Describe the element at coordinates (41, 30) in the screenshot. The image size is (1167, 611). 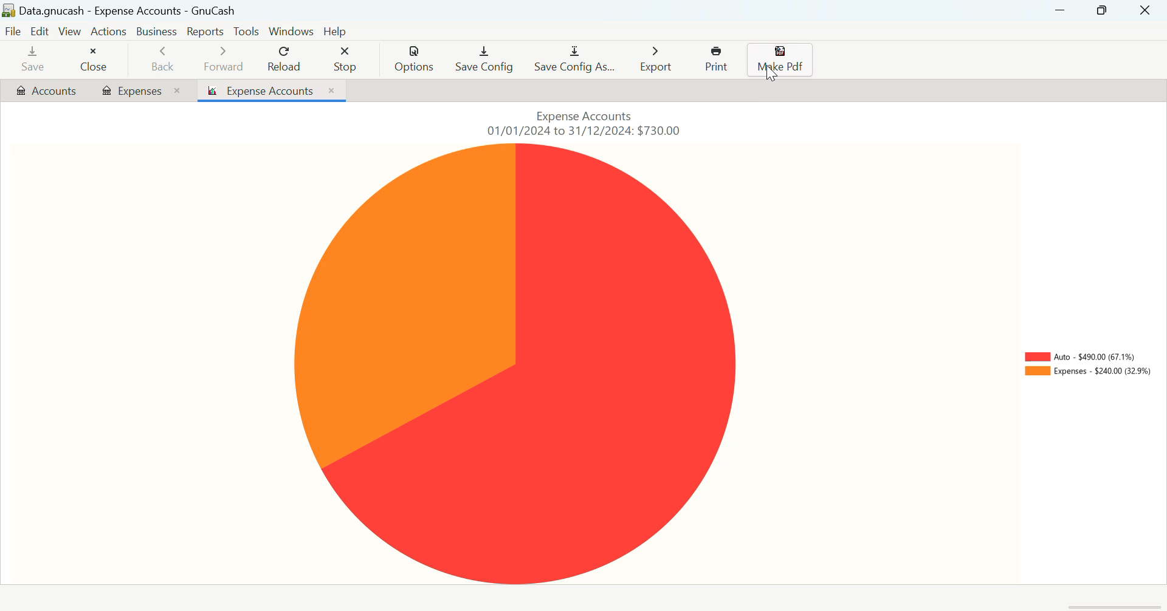
I see `Edit` at that location.